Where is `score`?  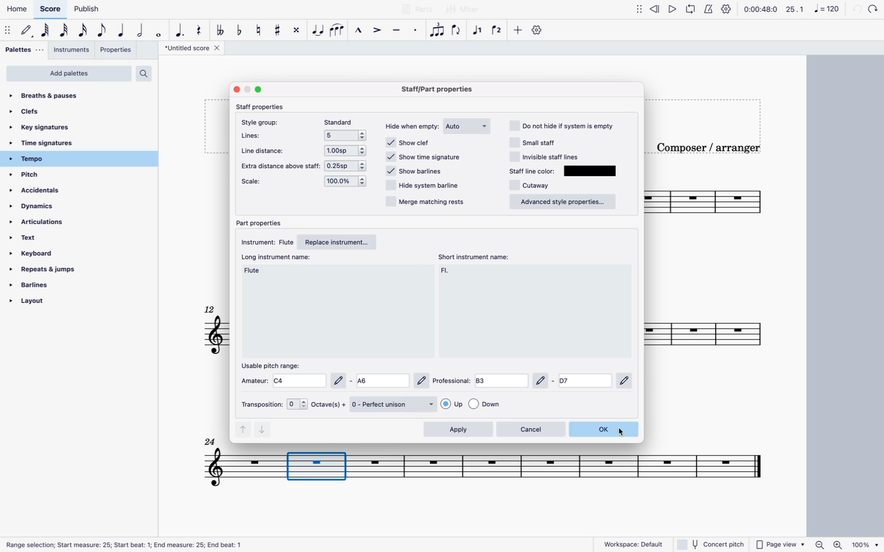 score is located at coordinates (50, 12).